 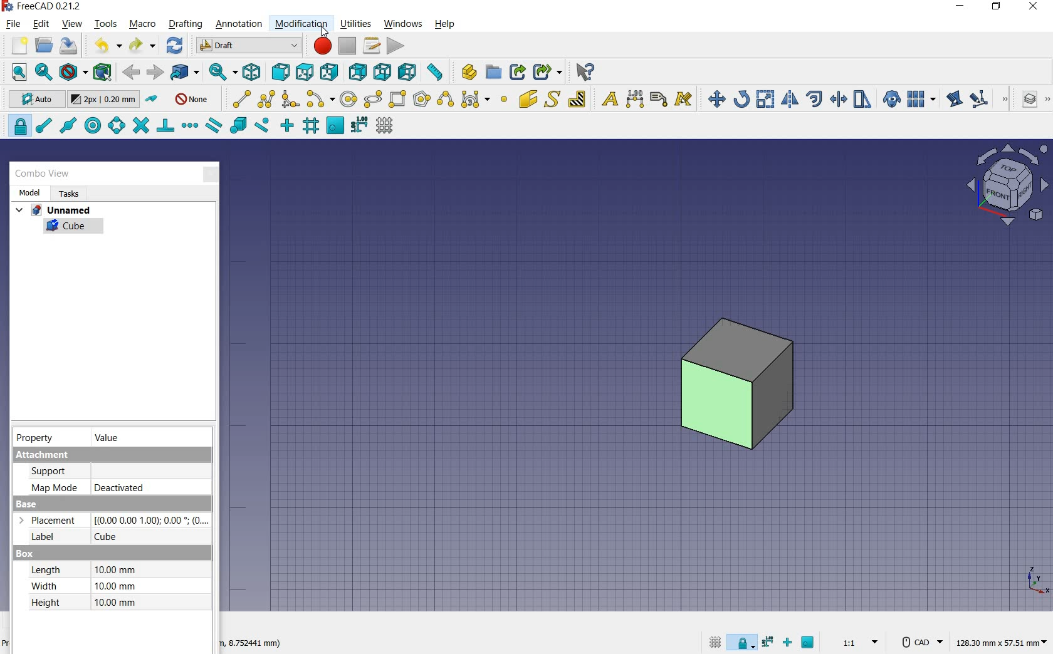 I want to click on snap midpoint, so click(x=69, y=126).